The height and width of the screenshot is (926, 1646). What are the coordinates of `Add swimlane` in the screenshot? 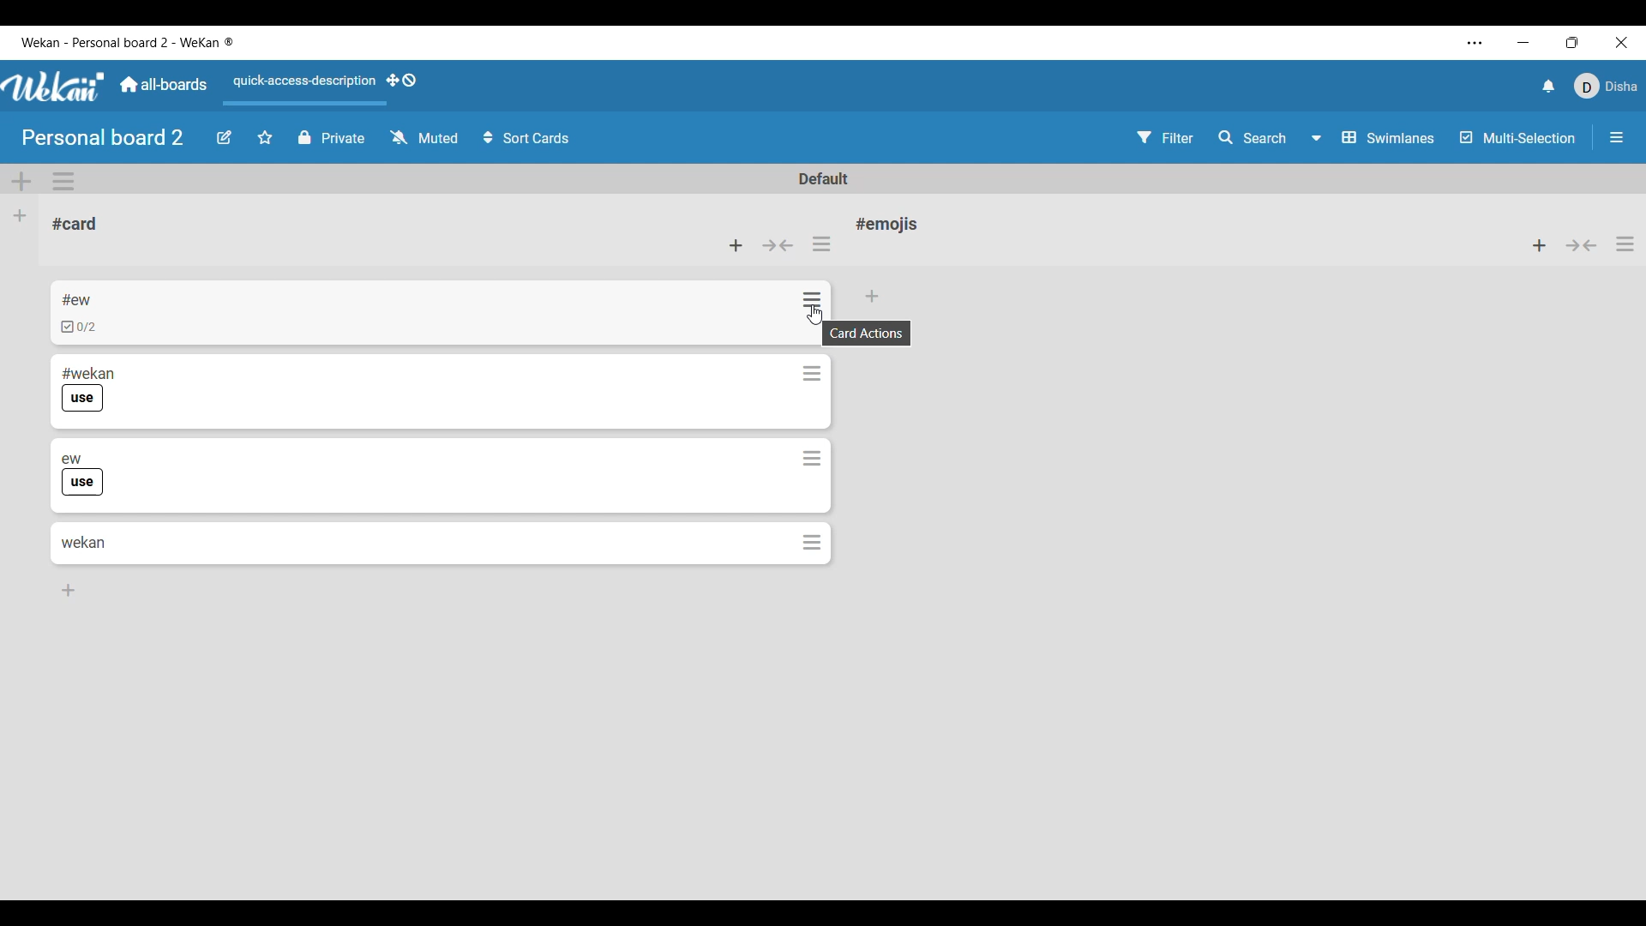 It's located at (22, 182).